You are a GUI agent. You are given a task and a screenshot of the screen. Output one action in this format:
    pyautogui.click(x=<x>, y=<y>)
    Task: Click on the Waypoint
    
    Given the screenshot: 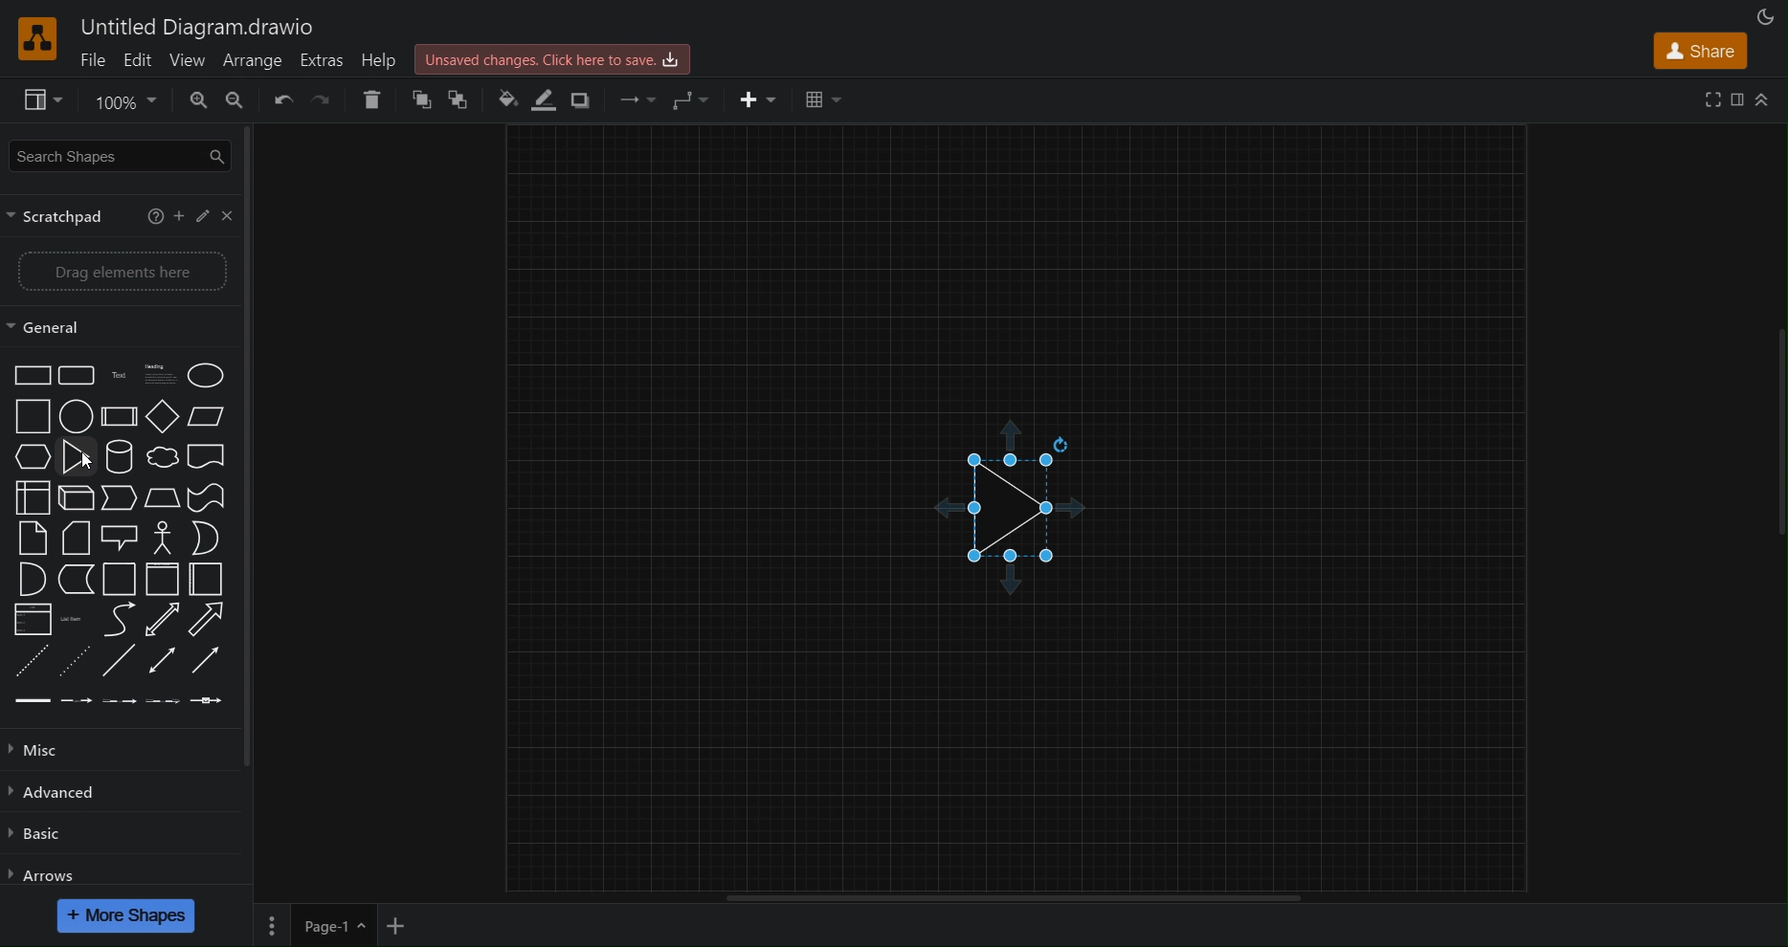 What is the action you would take?
    pyautogui.click(x=692, y=101)
    